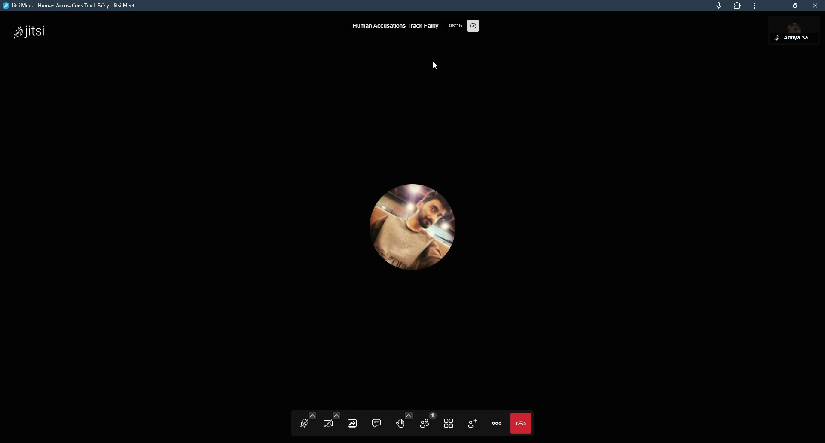 The height and width of the screenshot is (443, 825). What do you see at coordinates (34, 31) in the screenshot?
I see `jitsi` at bounding box center [34, 31].